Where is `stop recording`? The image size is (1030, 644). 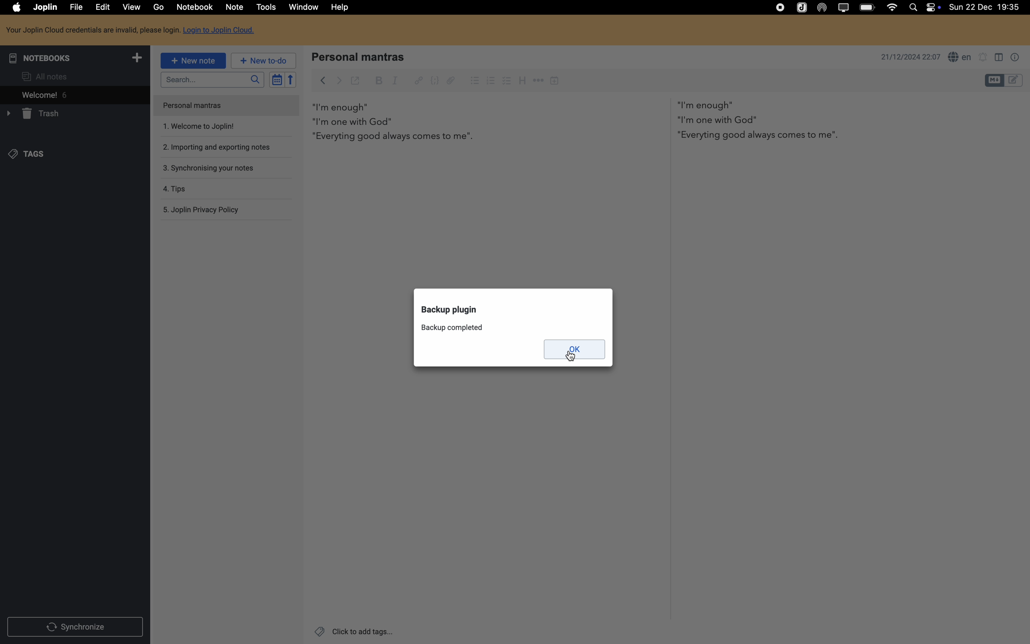 stop recording is located at coordinates (778, 9).